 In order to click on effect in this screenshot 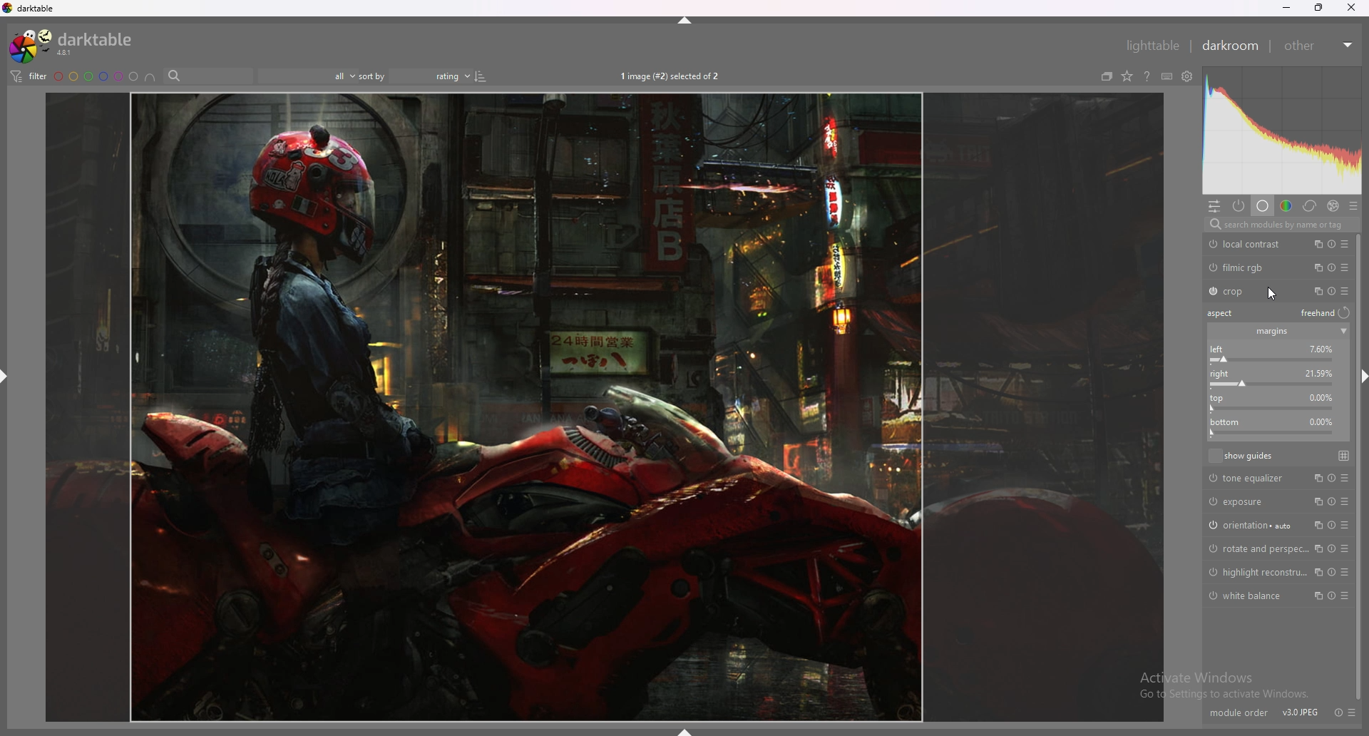, I will do `click(1334, 205)`.